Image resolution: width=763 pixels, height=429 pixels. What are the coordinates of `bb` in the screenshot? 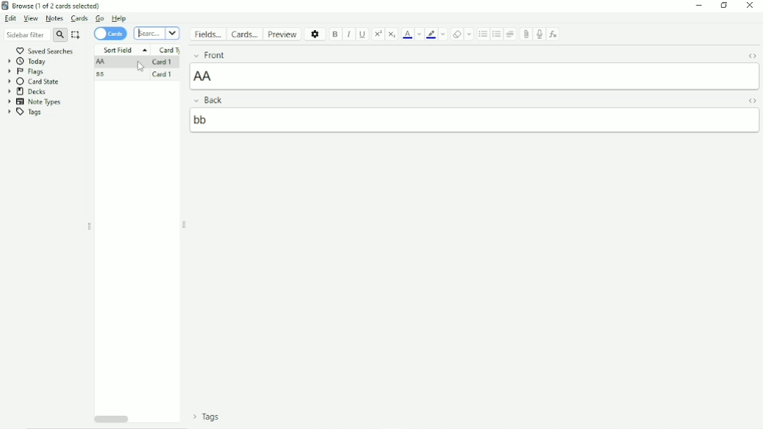 It's located at (475, 119).